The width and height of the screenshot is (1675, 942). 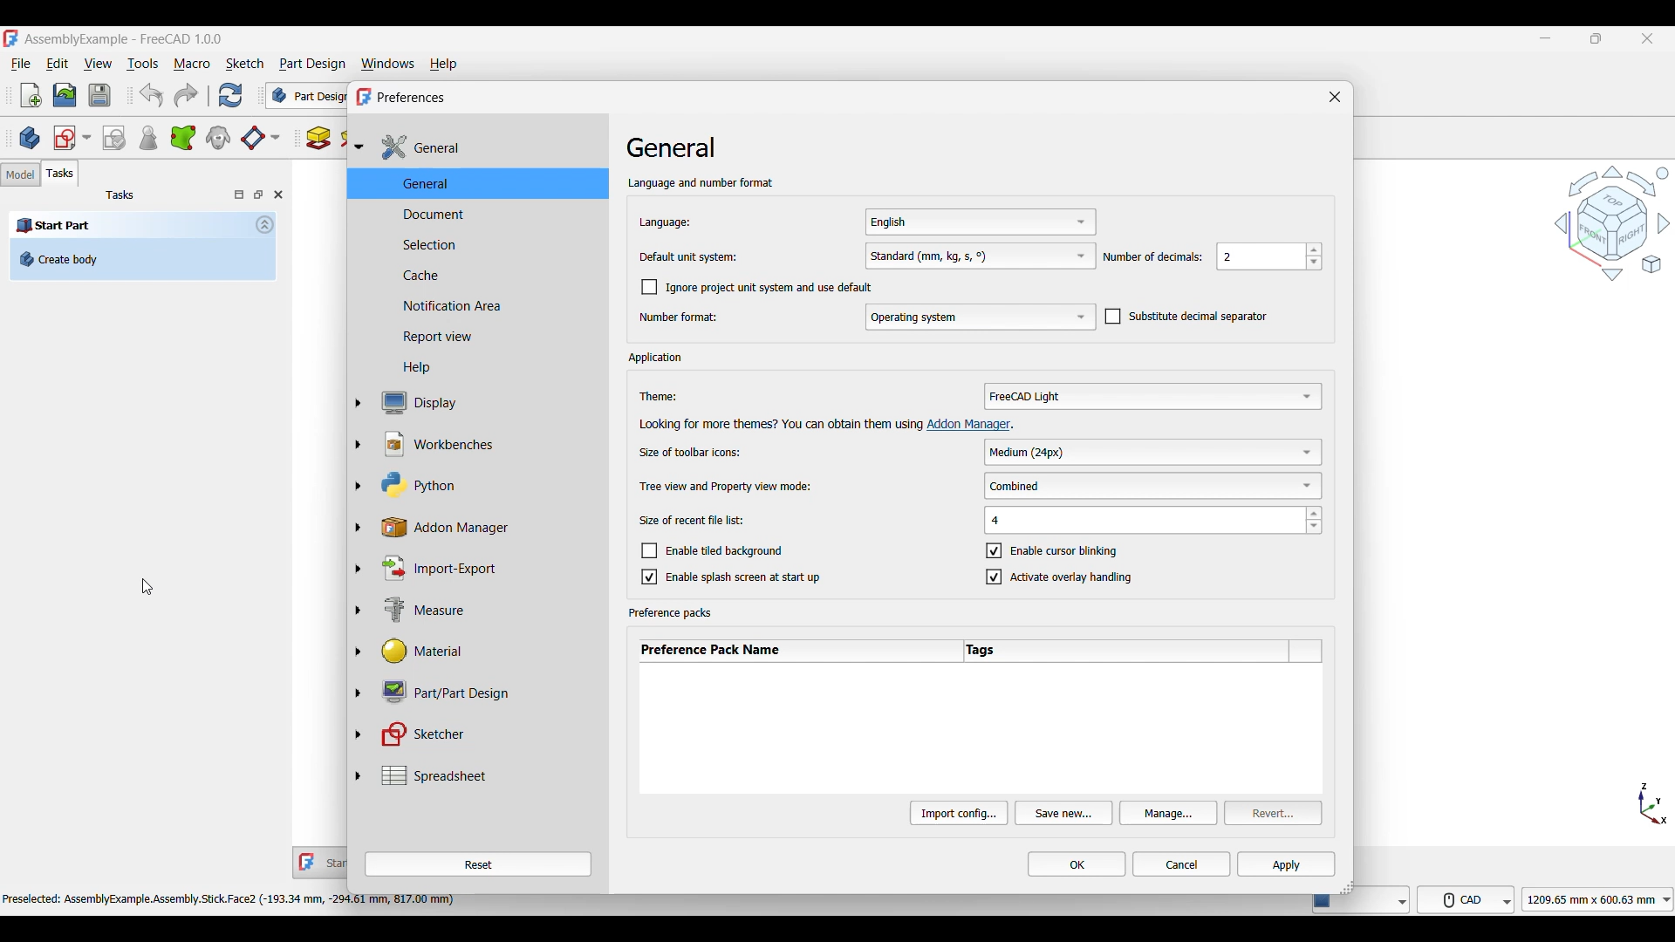 I want to click on Addon manager, so click(x=485, y=527).